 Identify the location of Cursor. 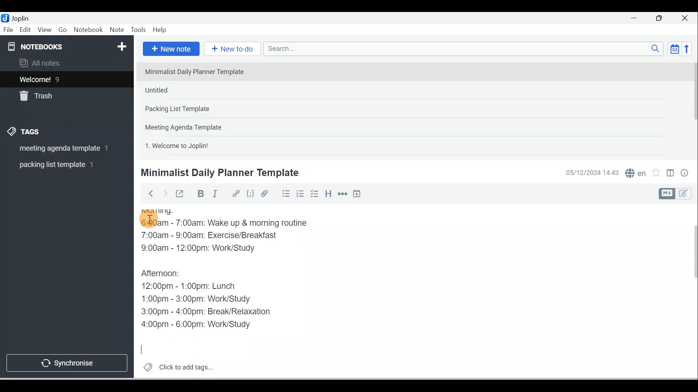
(149, 218).